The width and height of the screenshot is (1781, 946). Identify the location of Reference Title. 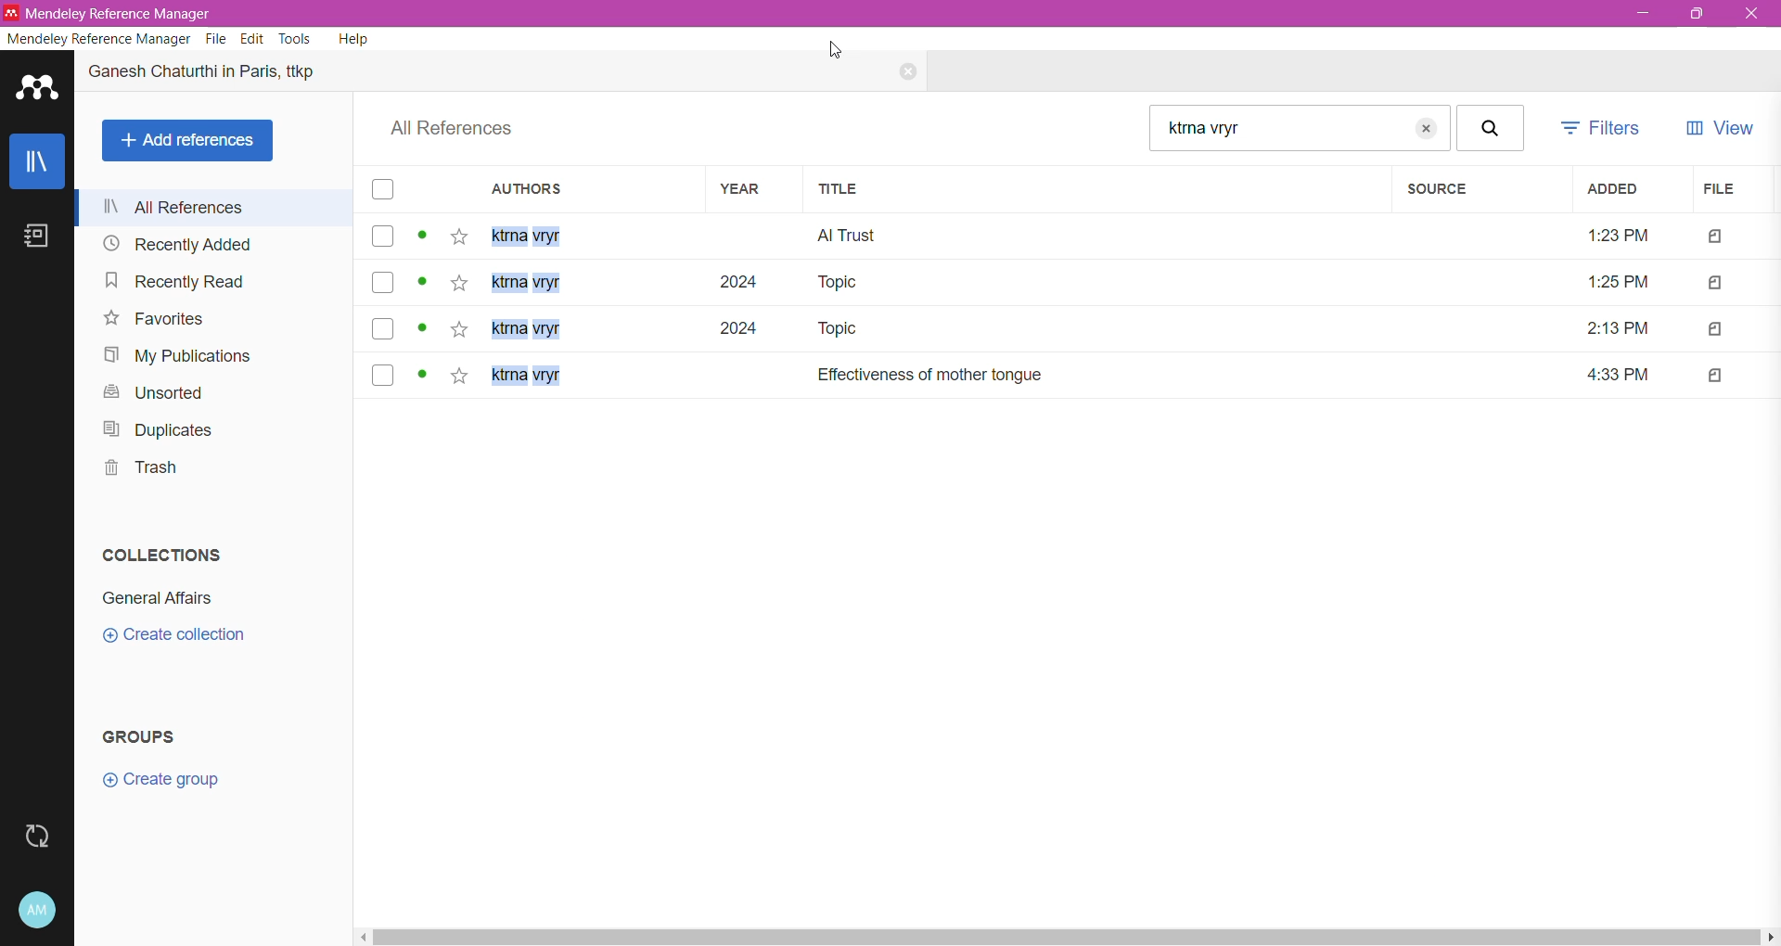
(223, 76).